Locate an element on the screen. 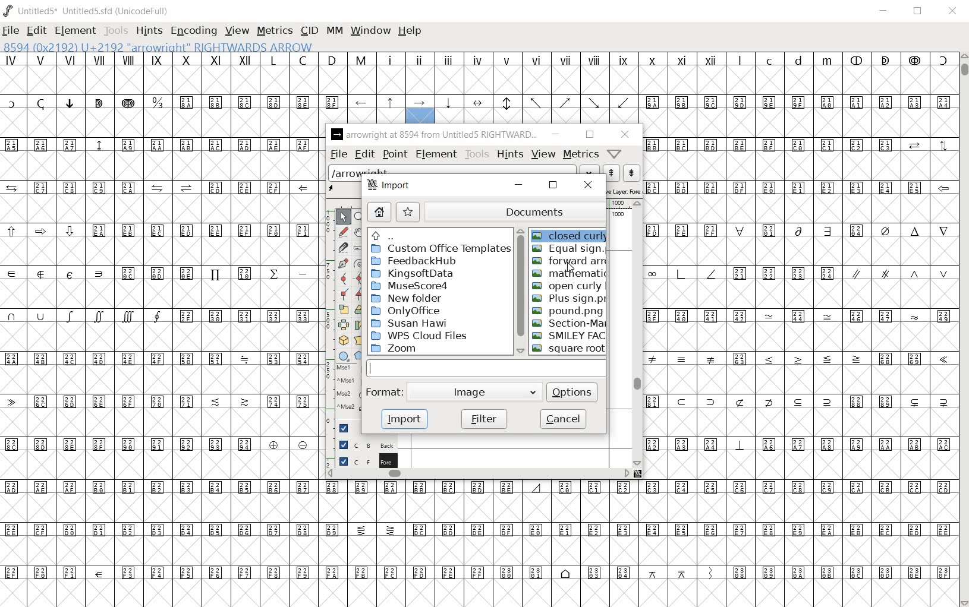 The width and height of the screenshot is (969, 607). show the previous word on the list is located at coordinates (631, 173).